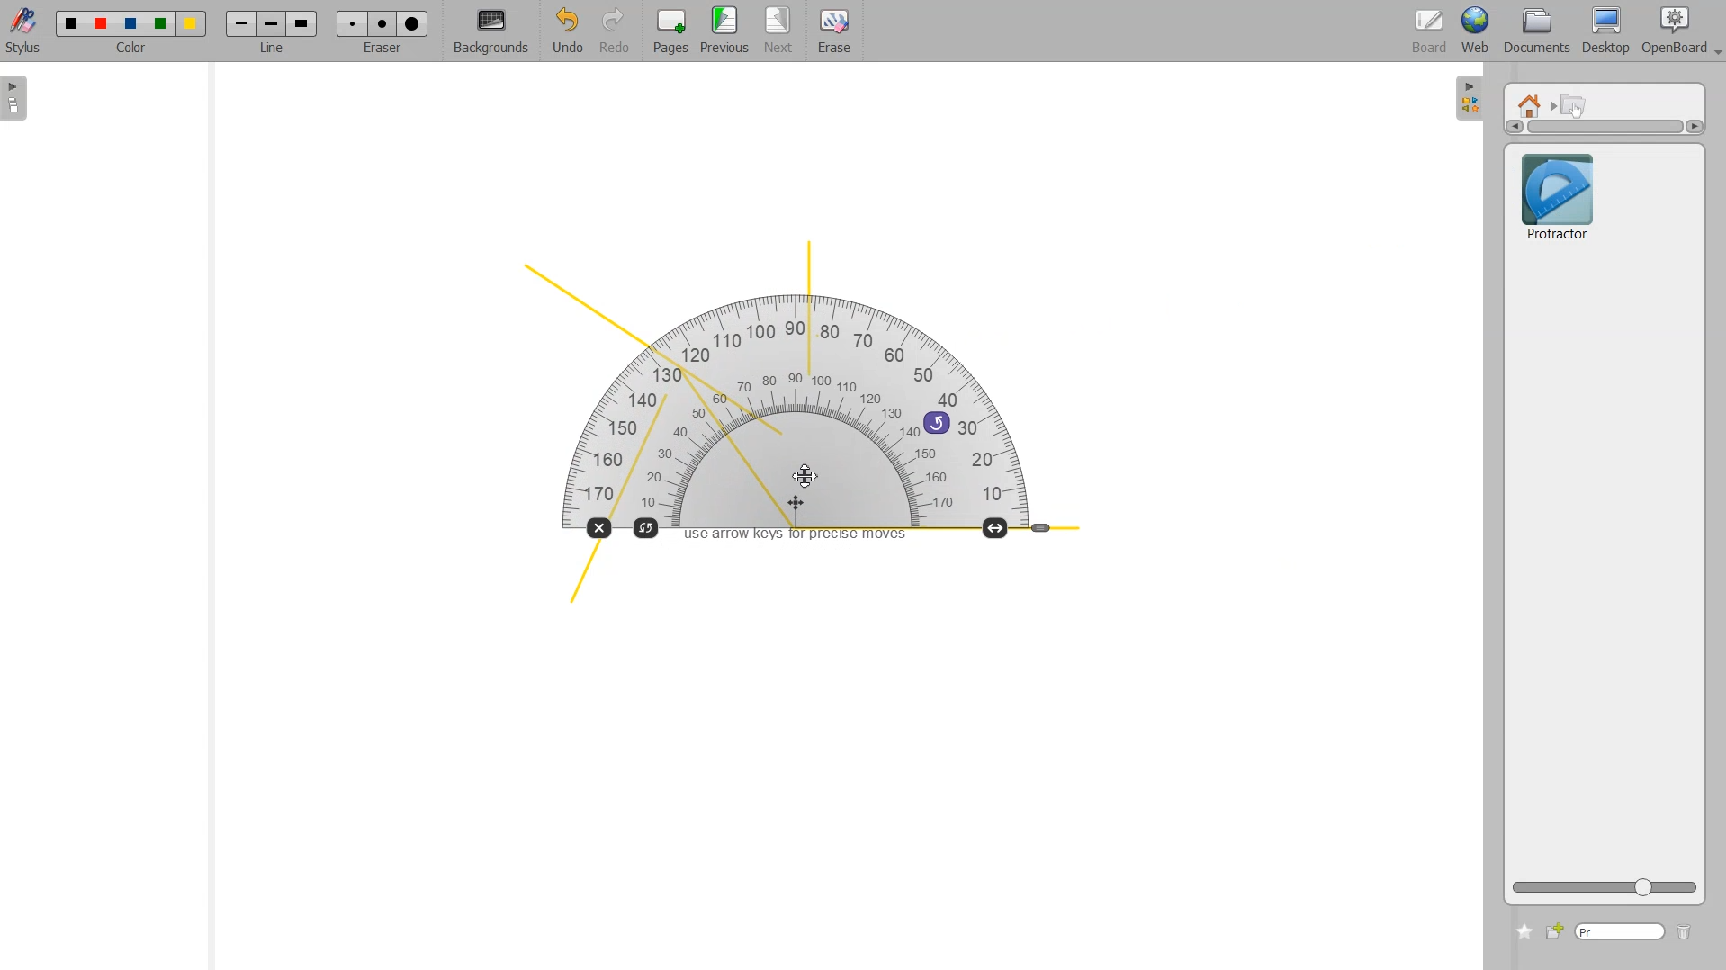  I want to click on Desktop, so click(1605, 31).